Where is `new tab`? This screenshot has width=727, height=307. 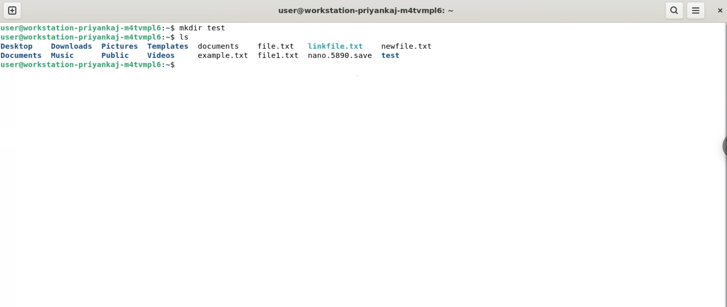 new tab is located at coordinates (12, 11).